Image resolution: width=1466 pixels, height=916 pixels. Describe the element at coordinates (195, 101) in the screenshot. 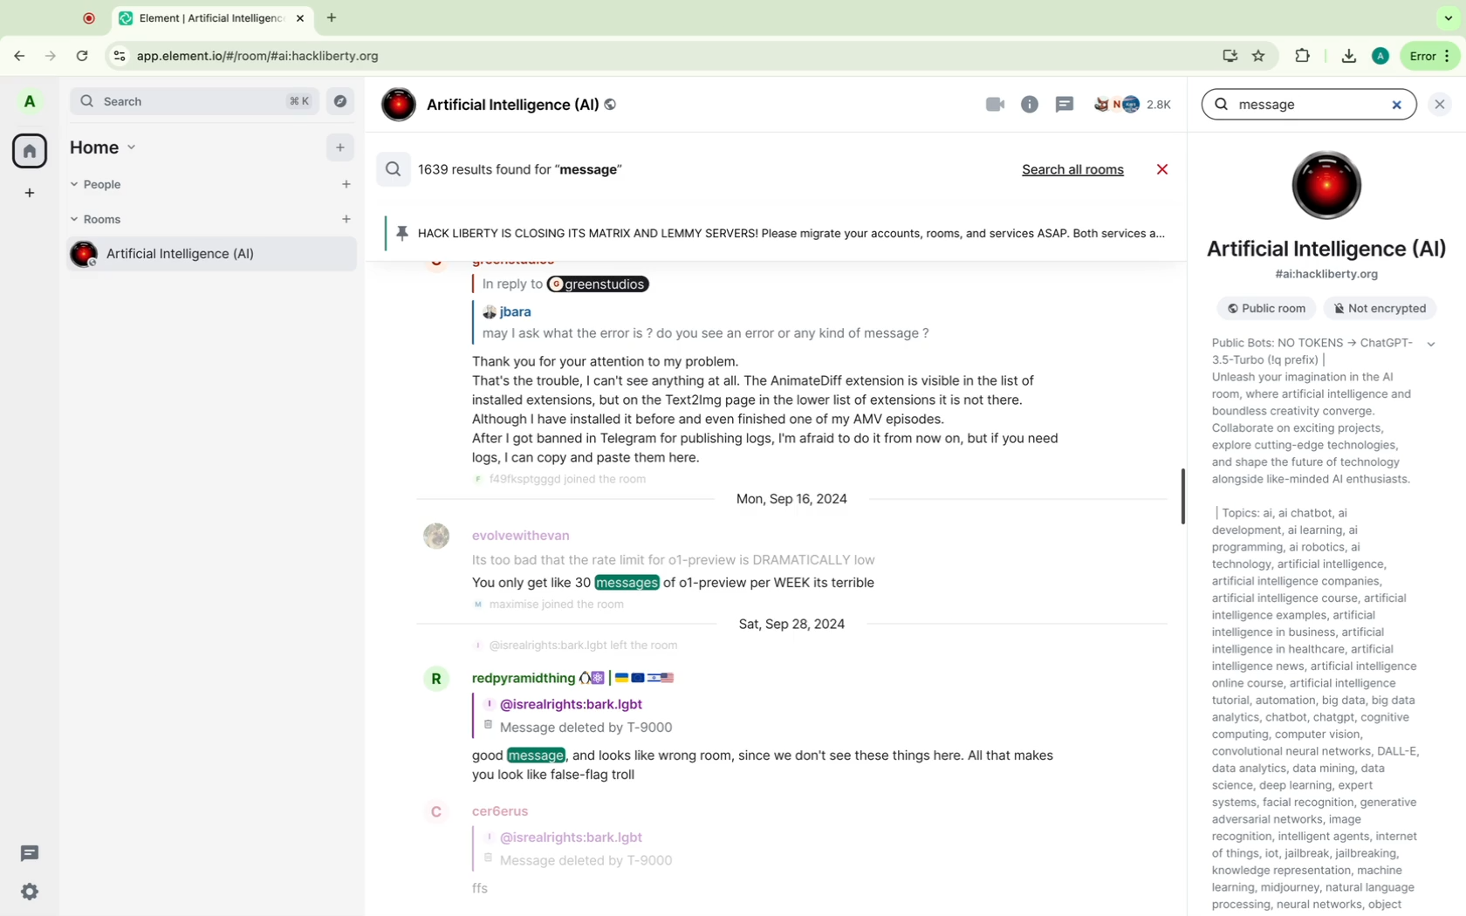

I see `search` at that location.